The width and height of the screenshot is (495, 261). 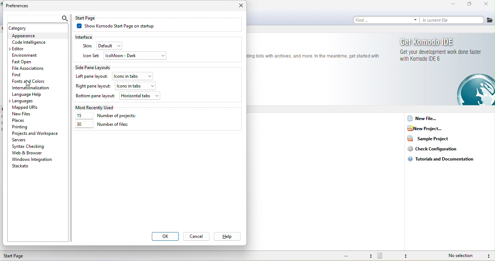 I want to click on show komodo start page on startup, so click(x=121, y=26).